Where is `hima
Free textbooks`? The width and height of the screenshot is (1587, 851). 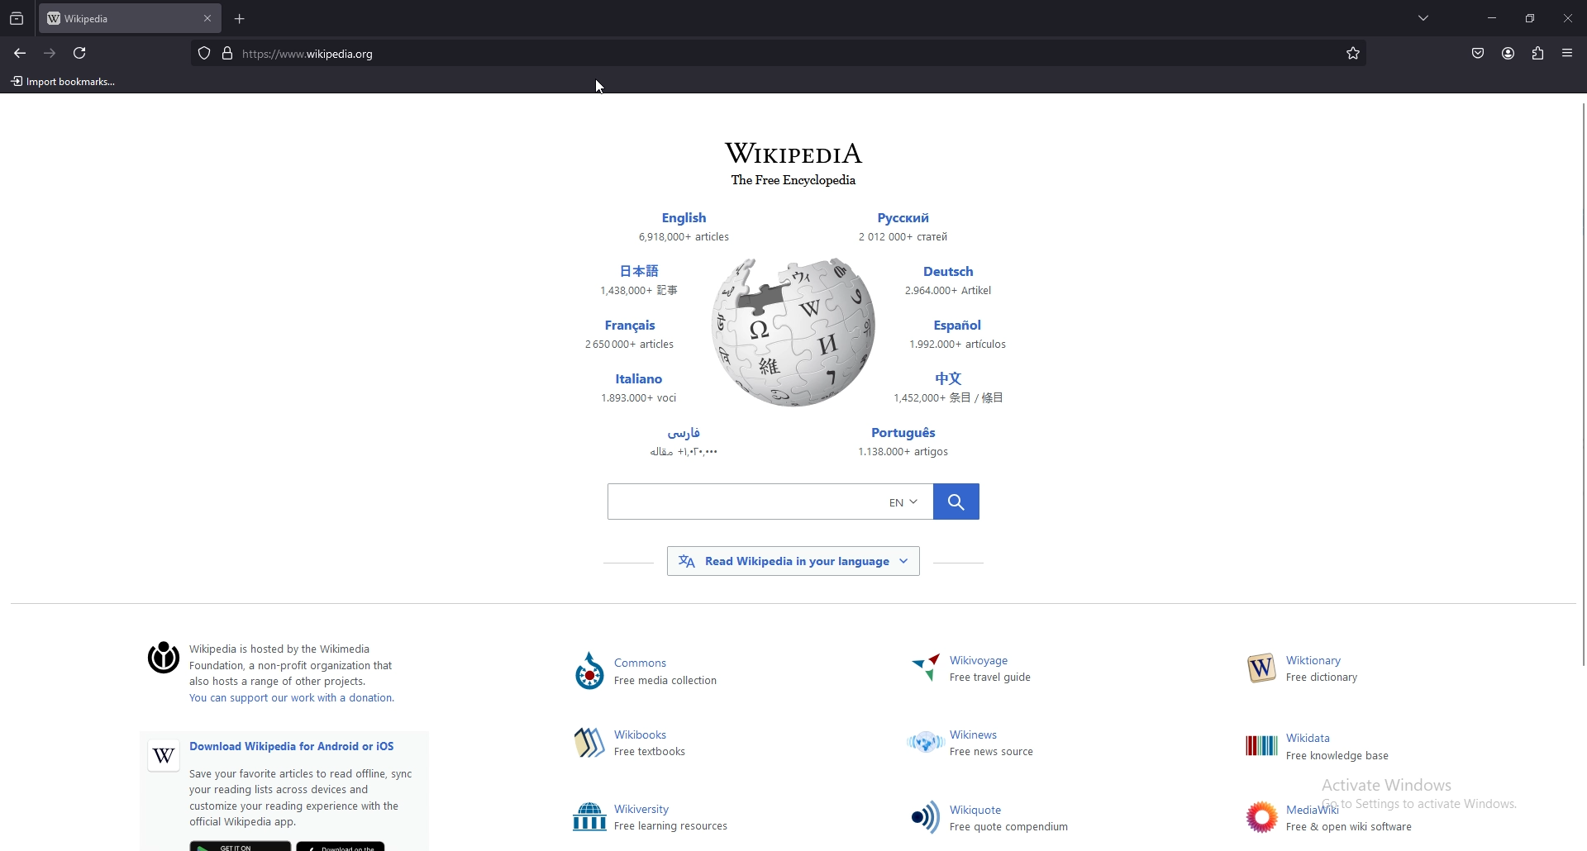
hima
Free textbooks is located at coordinates (654, 744).